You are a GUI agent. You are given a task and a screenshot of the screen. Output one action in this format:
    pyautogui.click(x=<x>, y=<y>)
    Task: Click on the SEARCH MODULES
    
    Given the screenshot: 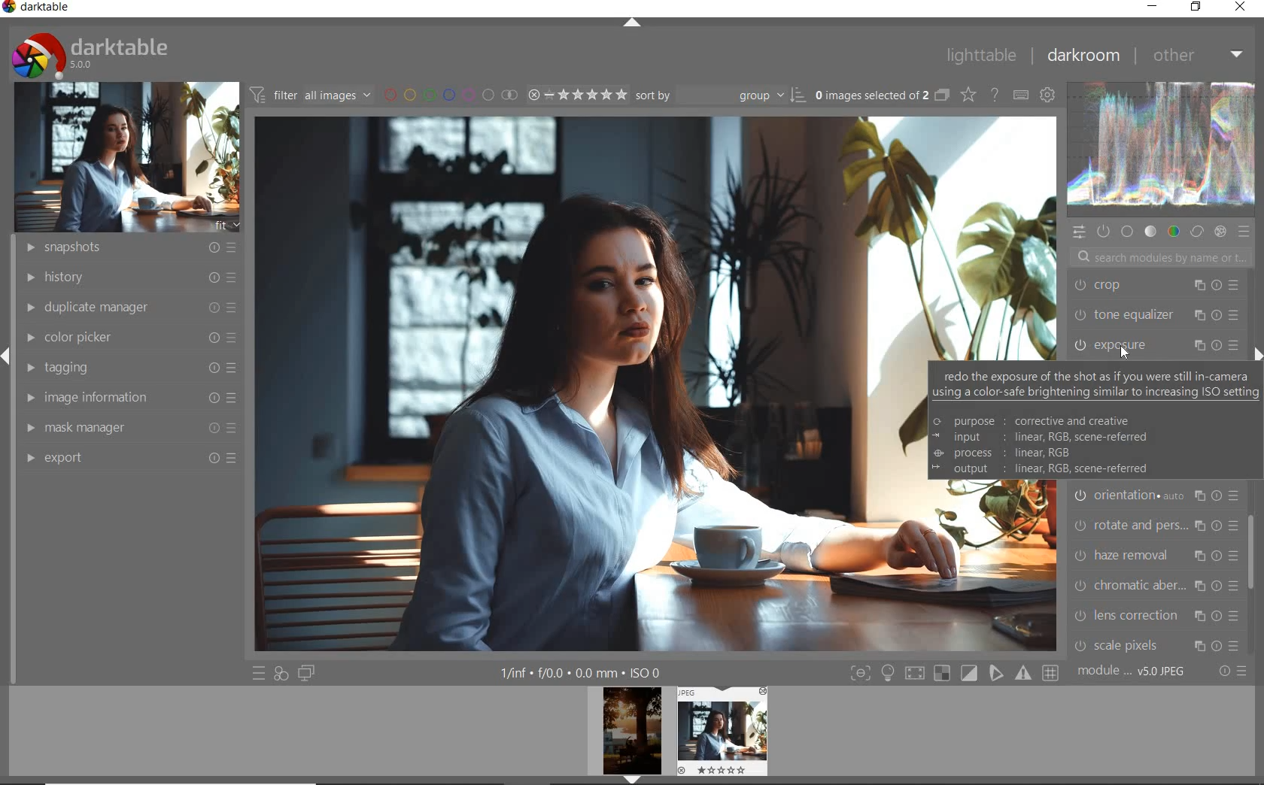 What is the action you would take?
    pyautogui.click(x=1161, y=257)
    